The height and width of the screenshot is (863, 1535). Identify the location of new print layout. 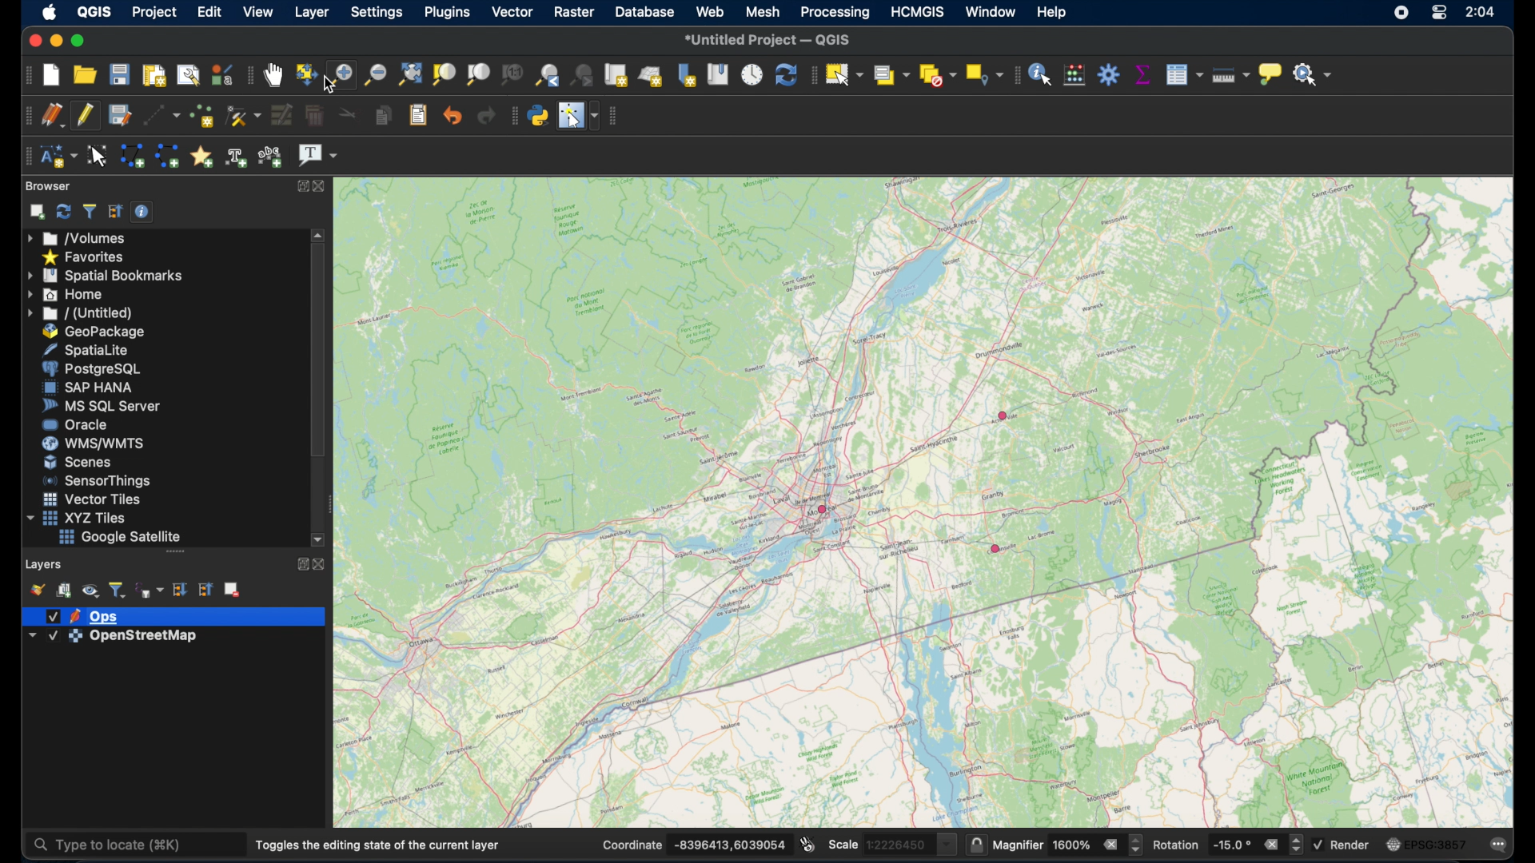
(154, 74).